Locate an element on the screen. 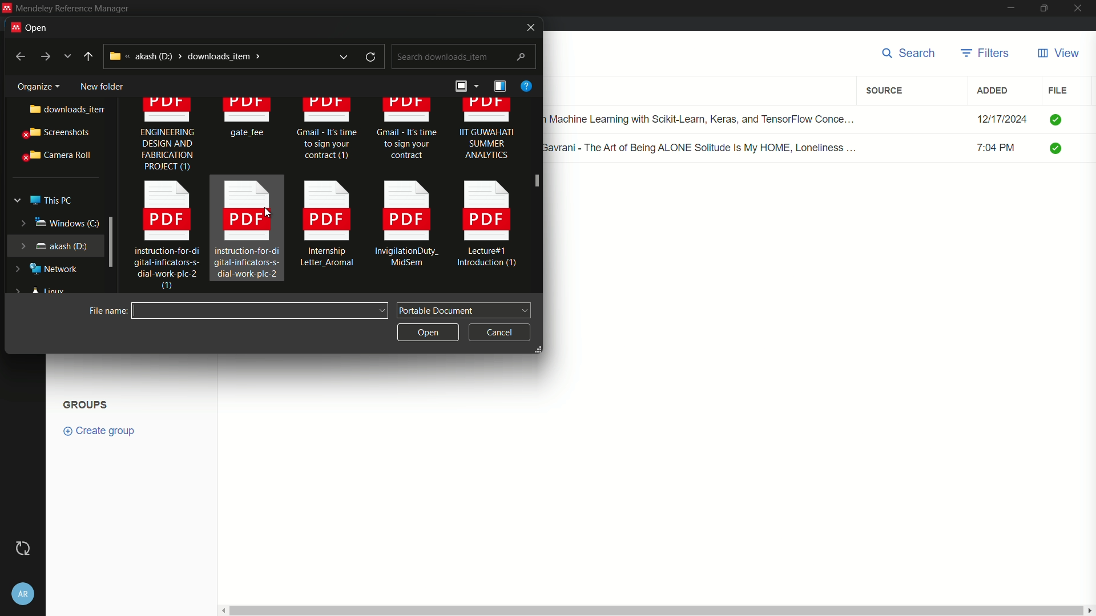  Mendeley Reference Manager is located at coordinates (72, 8).